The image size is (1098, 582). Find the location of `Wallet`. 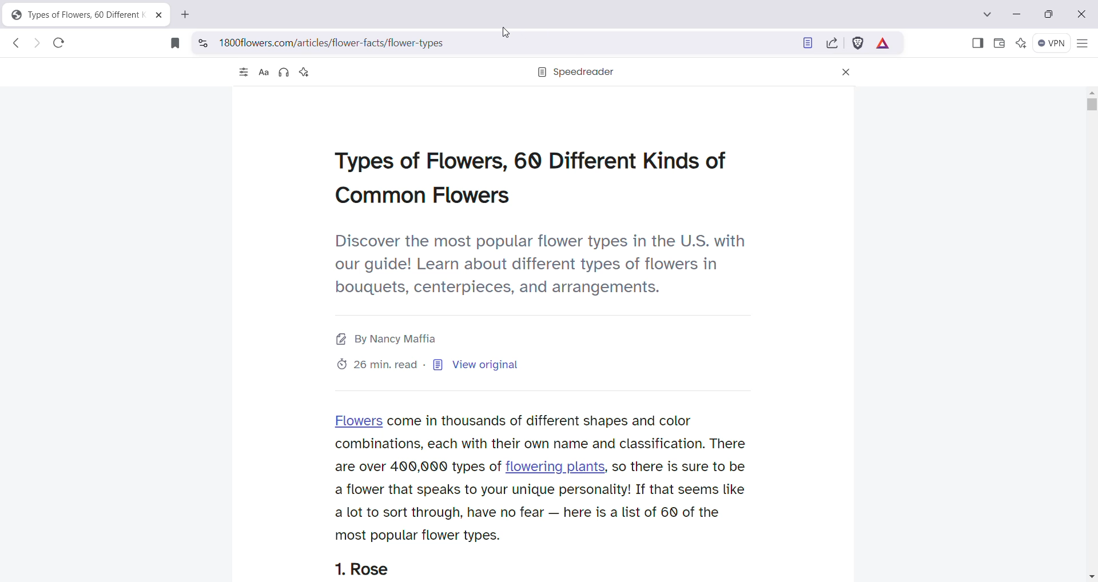

Wallet is located at coordinates (998, 43).